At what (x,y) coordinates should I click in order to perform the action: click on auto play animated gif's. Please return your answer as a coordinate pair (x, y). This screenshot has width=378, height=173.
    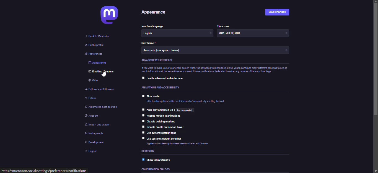
    Looking at the image, I should click on (172, 110).